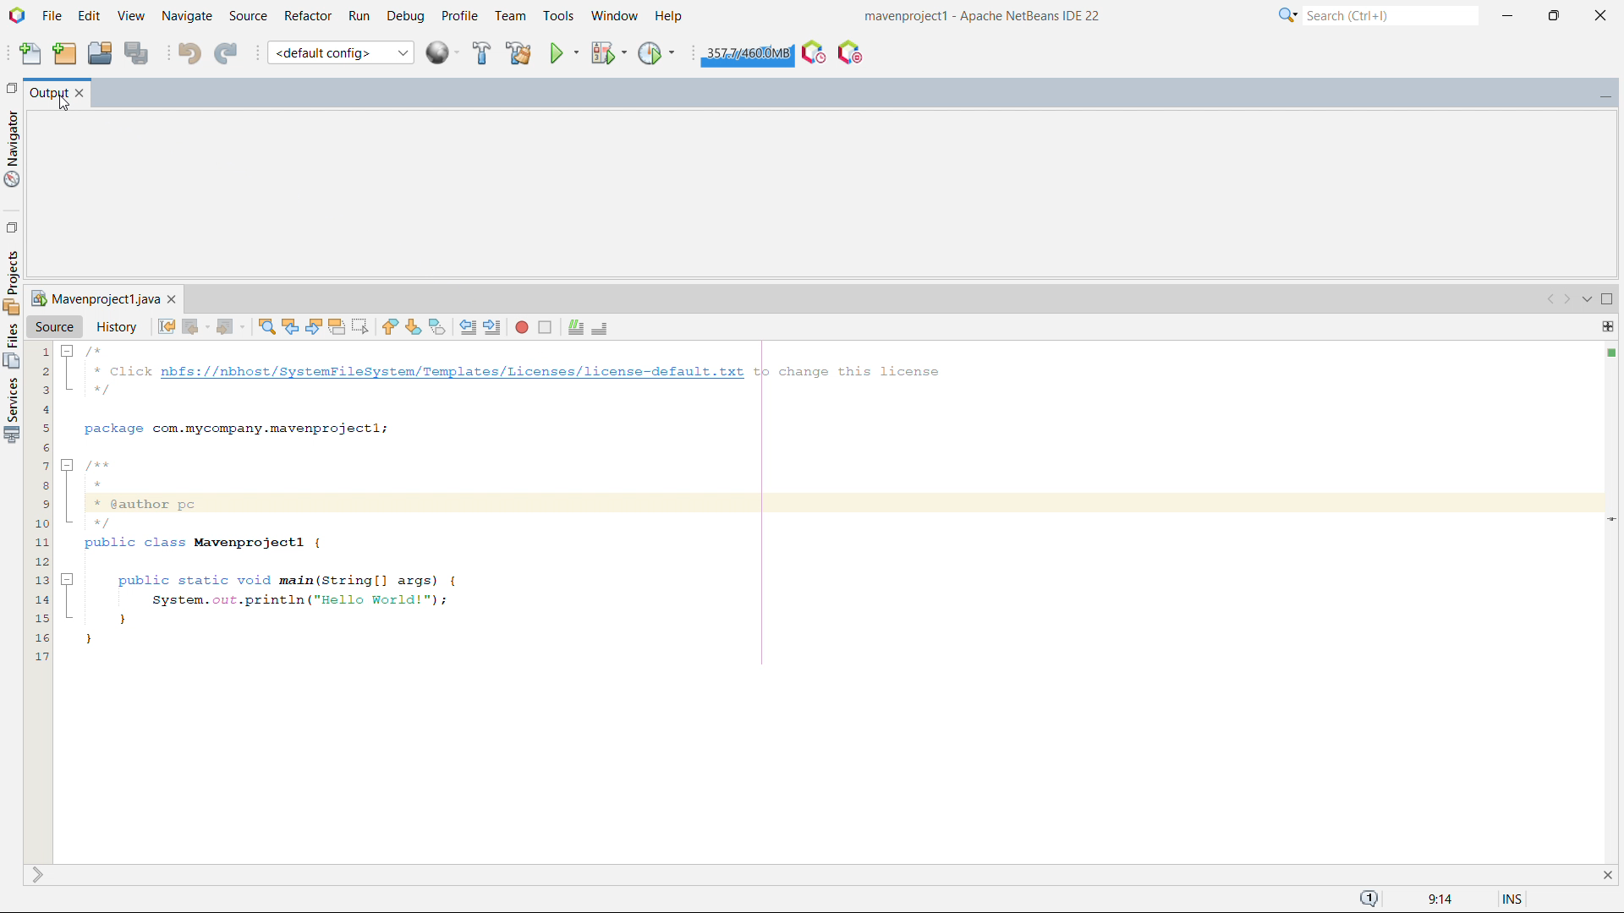 The width and height of the screenshot is (1624, 913). I want to click on profile, so click(459, 17).